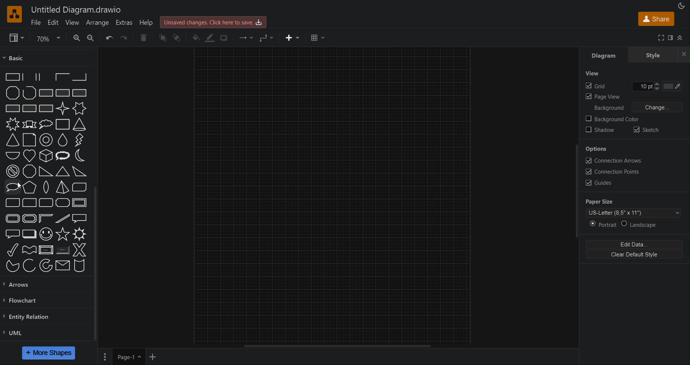 The image size is (690, 365). I want to click on Partial Rectangle, so click(29, 76).